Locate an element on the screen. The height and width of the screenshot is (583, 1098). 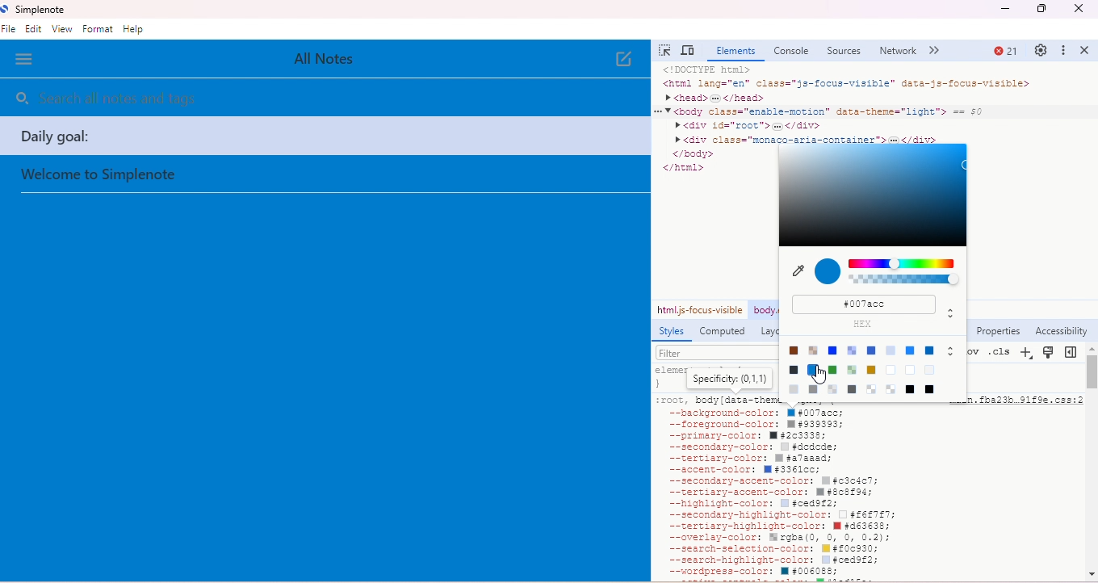
properties is located at coordinates (998, 331).